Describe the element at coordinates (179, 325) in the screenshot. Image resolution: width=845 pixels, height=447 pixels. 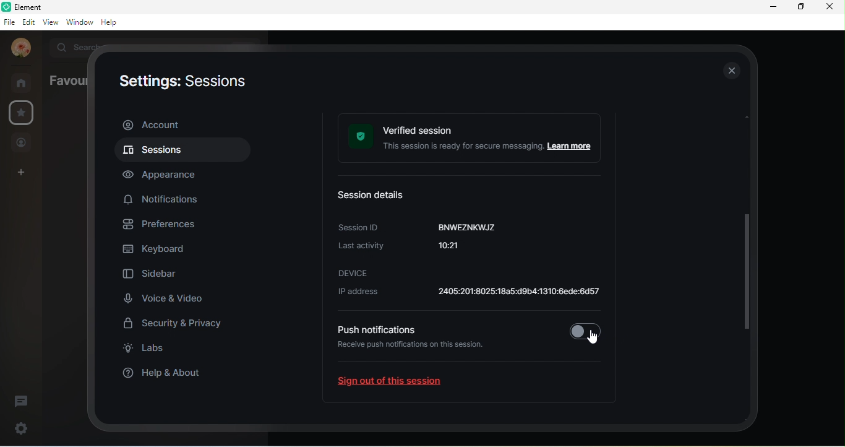
I see `security and privacy` at that location.